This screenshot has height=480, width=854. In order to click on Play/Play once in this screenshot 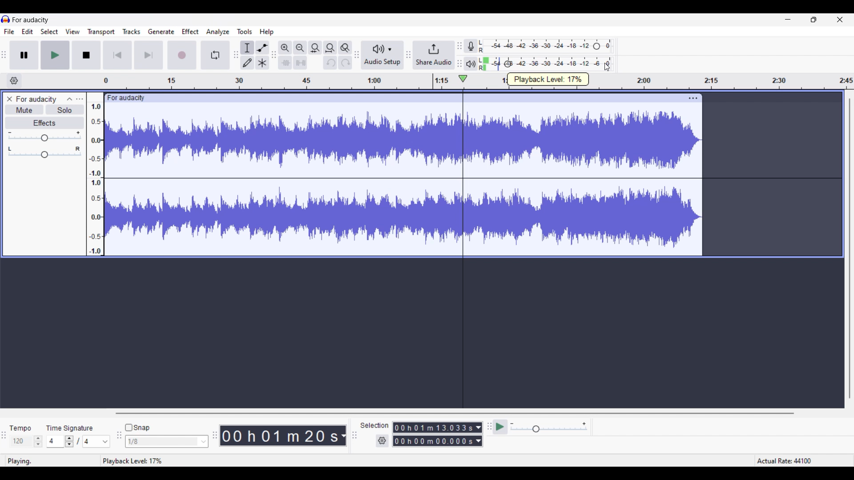, I will do `click(55, 55)`.